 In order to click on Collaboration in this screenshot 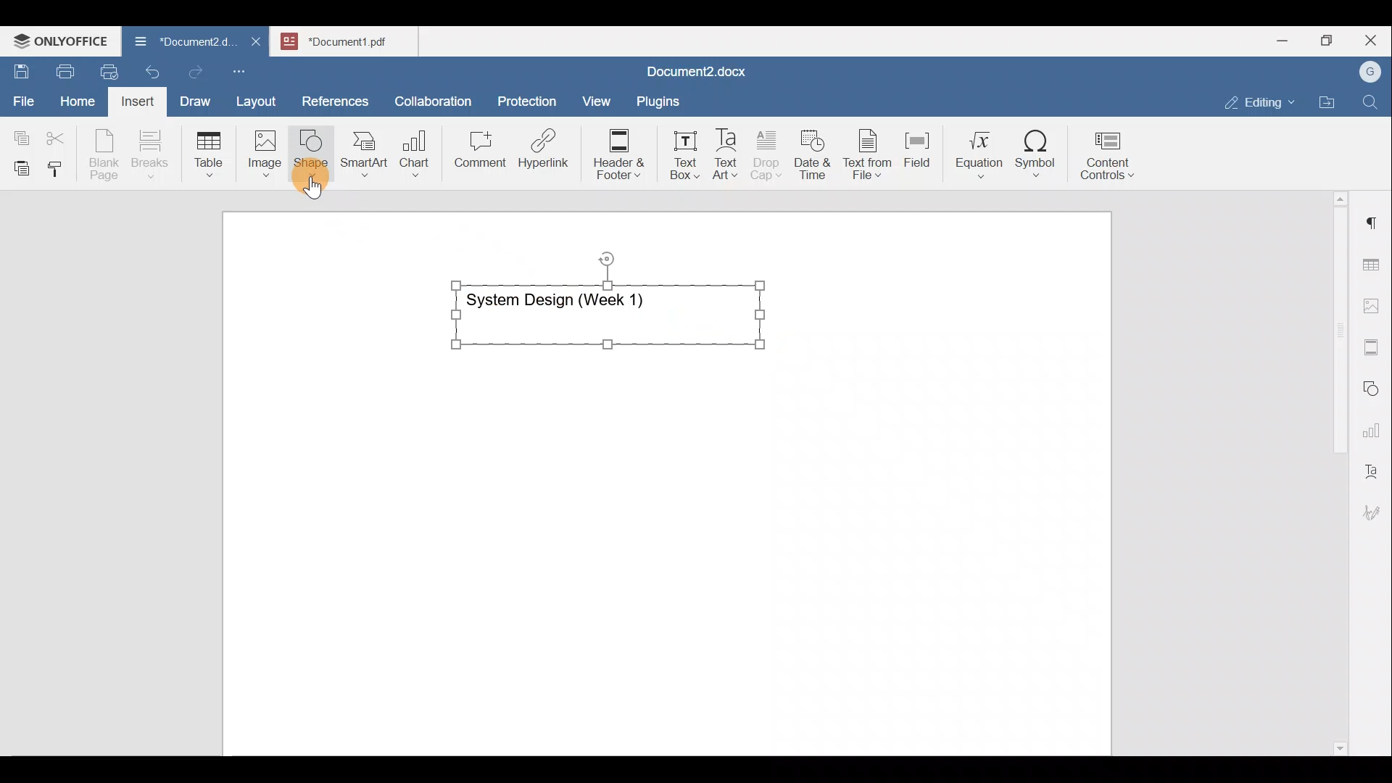, I will do `click(431, 94)`.